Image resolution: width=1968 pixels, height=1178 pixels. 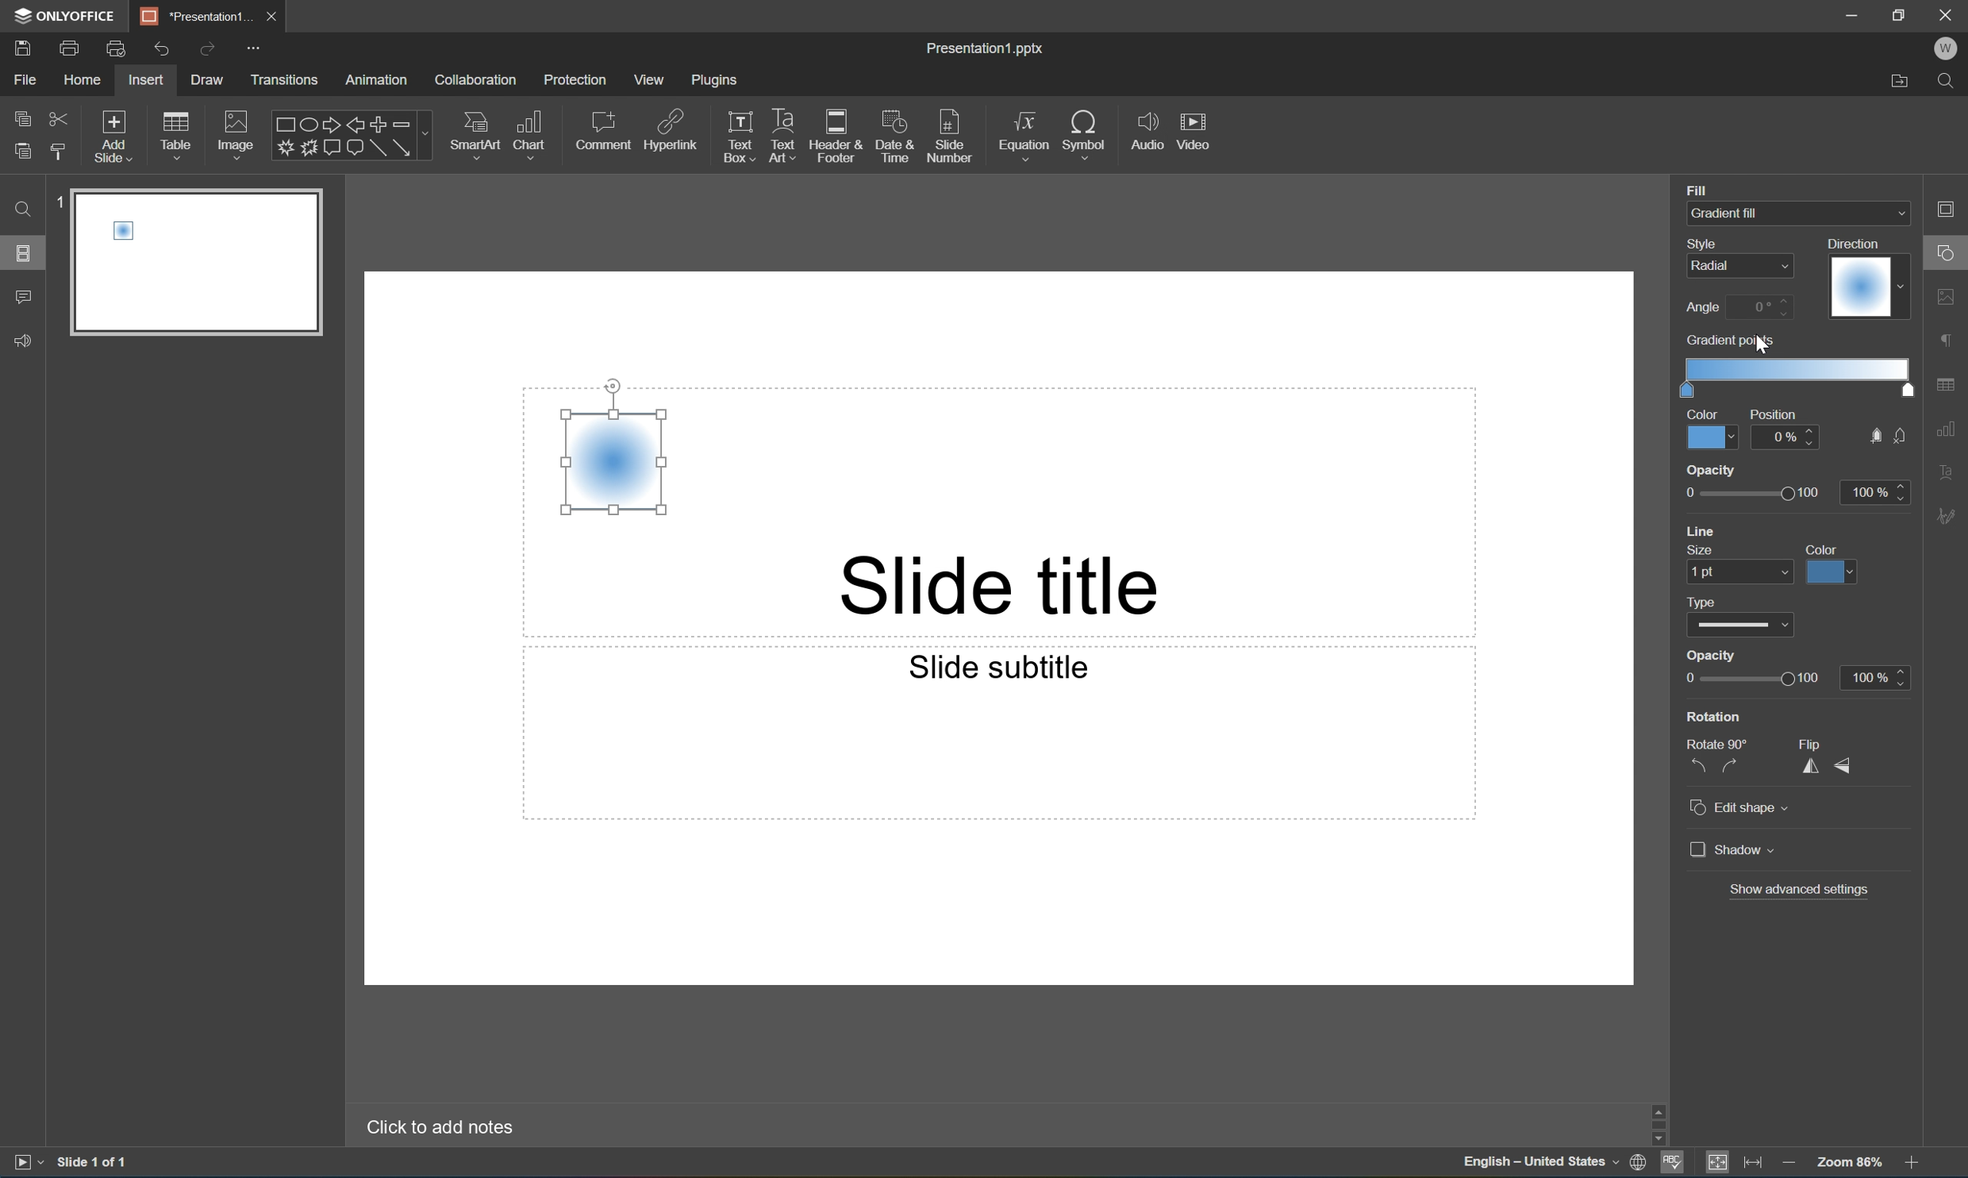 What do you see at coordinates (1912, 1106) in the screenshot?
I see `Scroll Up` at bounding box center [1912, 1106].